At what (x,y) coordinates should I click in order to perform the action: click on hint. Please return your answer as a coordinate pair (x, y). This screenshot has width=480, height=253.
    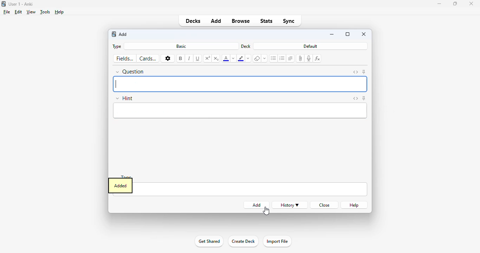
    Looking at the image, I should click on (241, 111).